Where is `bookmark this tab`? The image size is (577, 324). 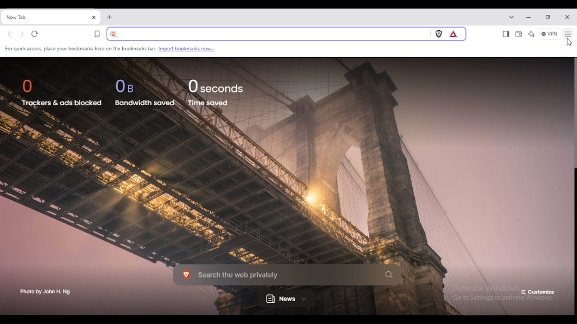
bookmark this tab is located at coordinates (97, 34).